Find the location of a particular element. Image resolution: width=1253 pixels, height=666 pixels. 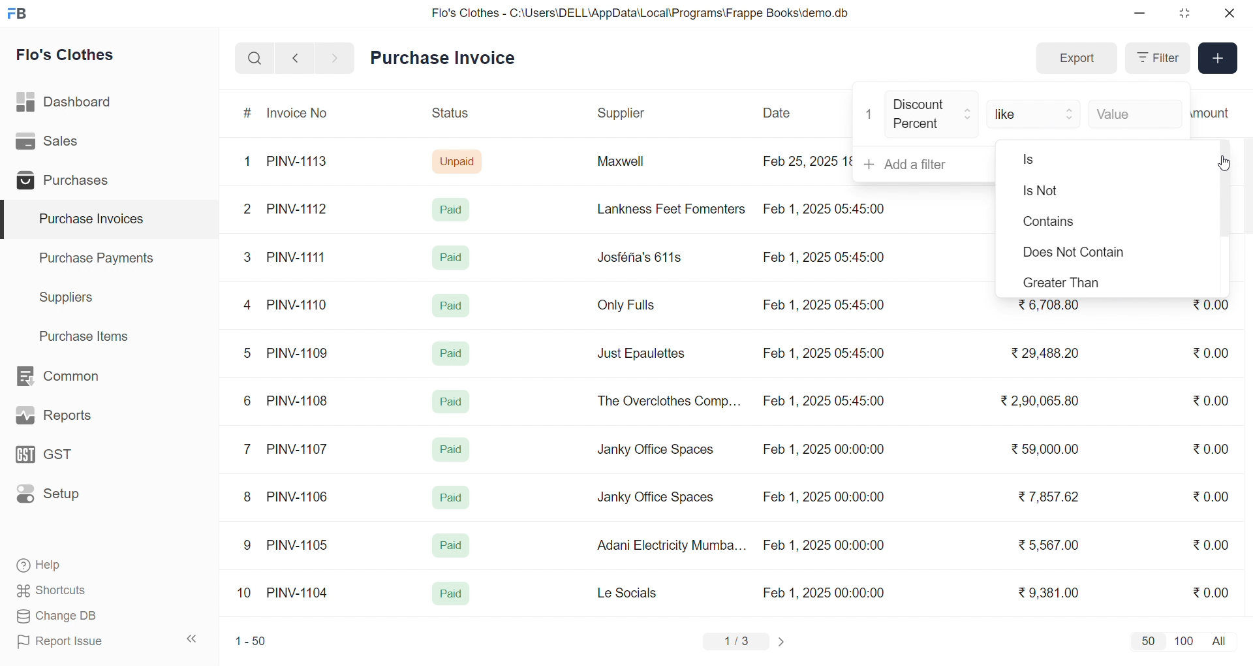

cursor is located at coordinates (1220, 162).